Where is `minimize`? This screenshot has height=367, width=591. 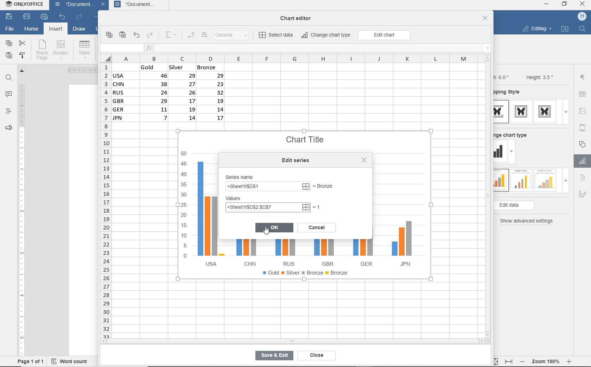 minimize is located at coordinates (547, 4).